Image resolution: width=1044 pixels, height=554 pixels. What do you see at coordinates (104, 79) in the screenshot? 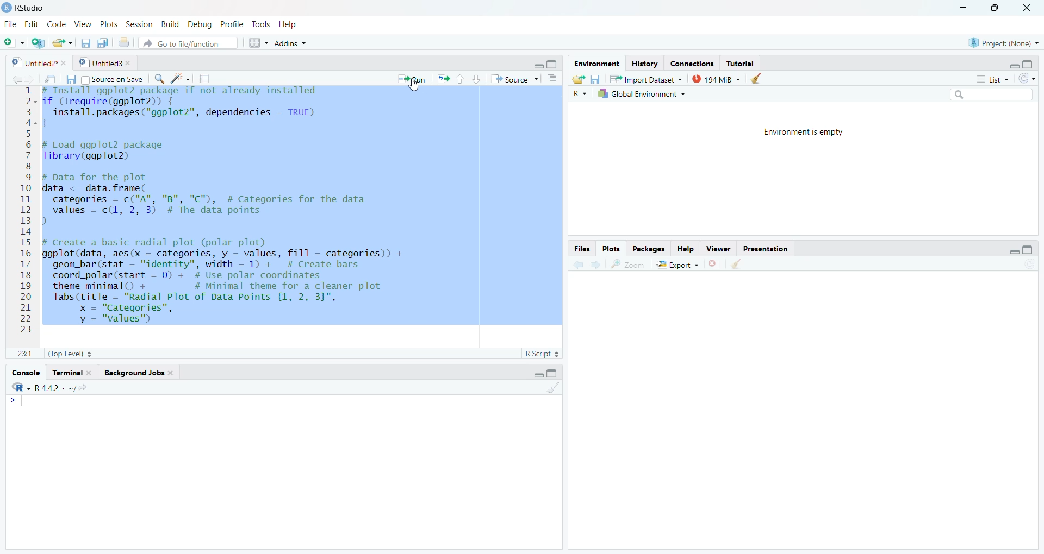
I see `Source on Save` at bounding box center [104, 79].